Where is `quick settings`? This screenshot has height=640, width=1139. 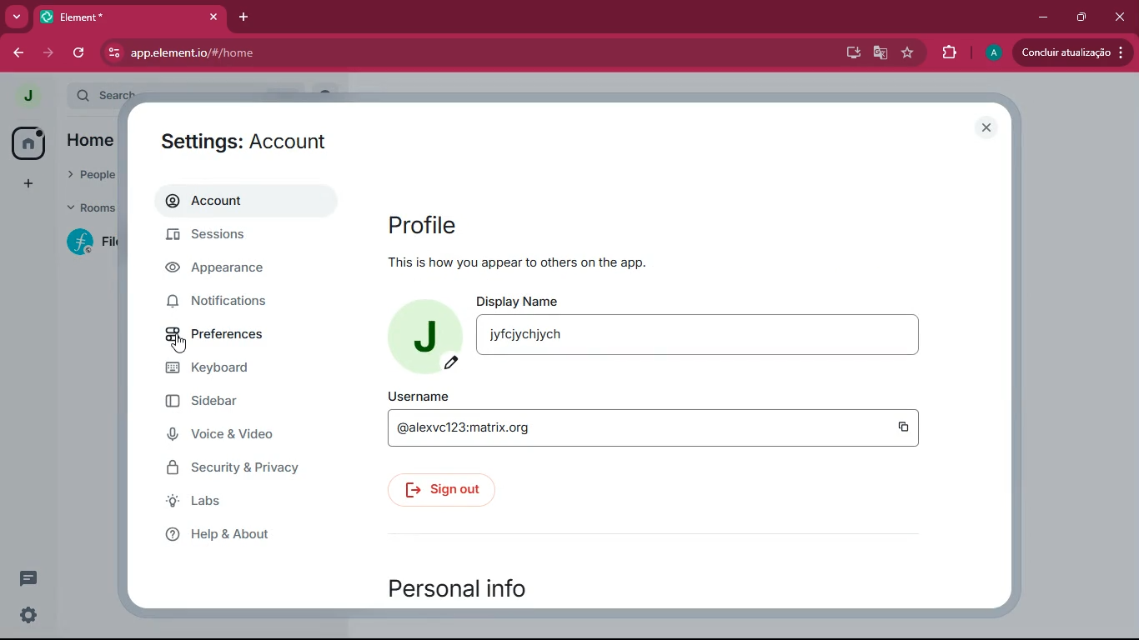
quick settings is located at coordinates (28, 614).